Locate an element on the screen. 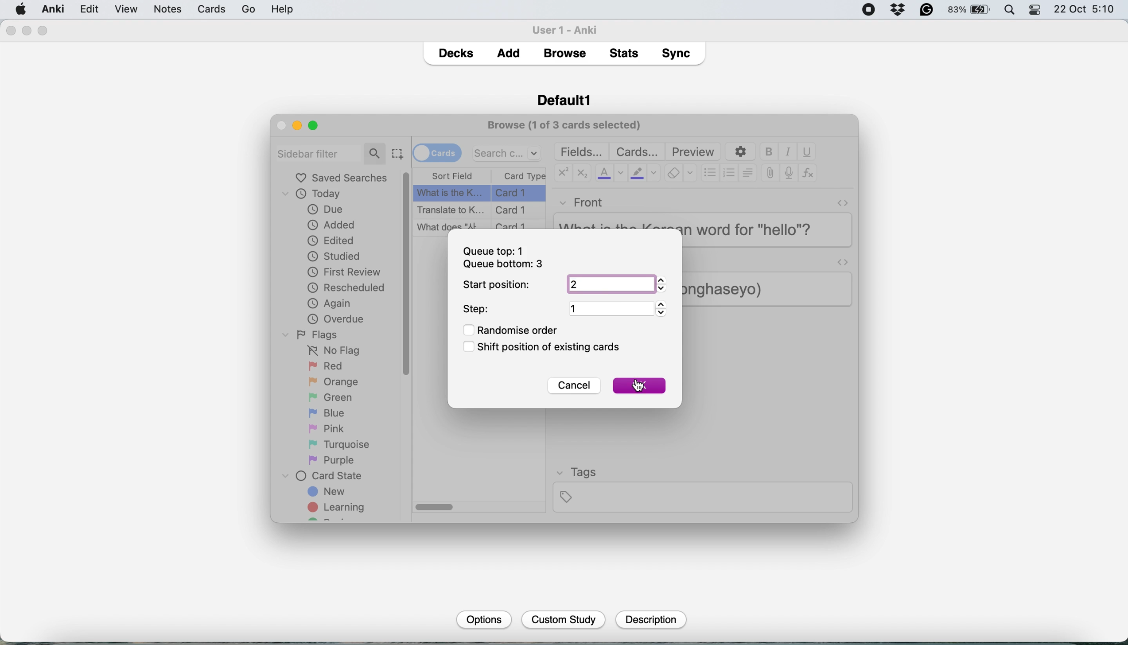  cursor is located at coordinates (638, 387).